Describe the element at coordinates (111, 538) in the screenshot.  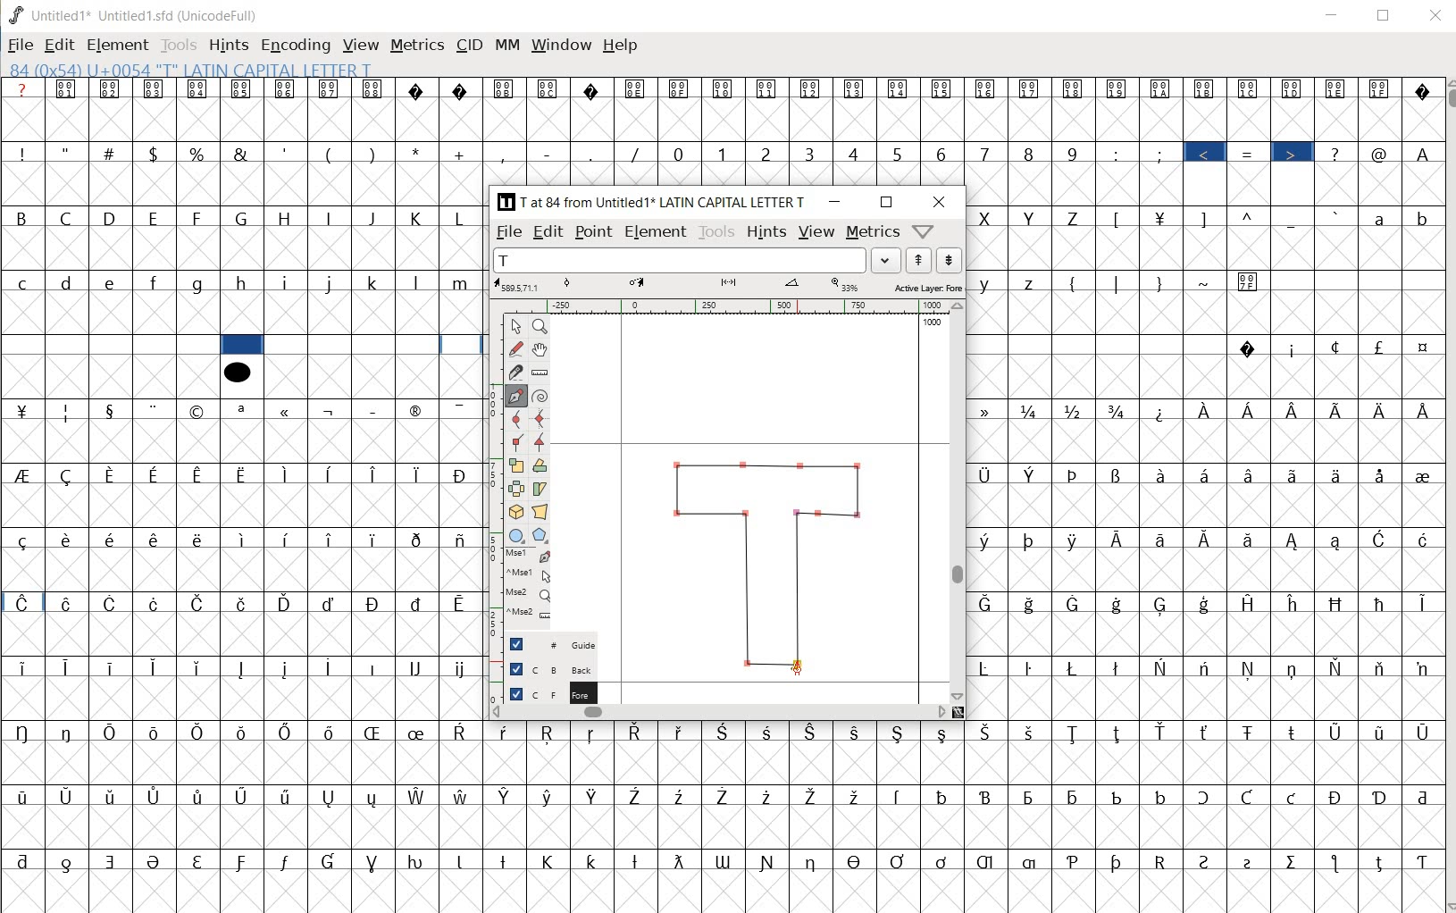
I see `Symbol` at that location.